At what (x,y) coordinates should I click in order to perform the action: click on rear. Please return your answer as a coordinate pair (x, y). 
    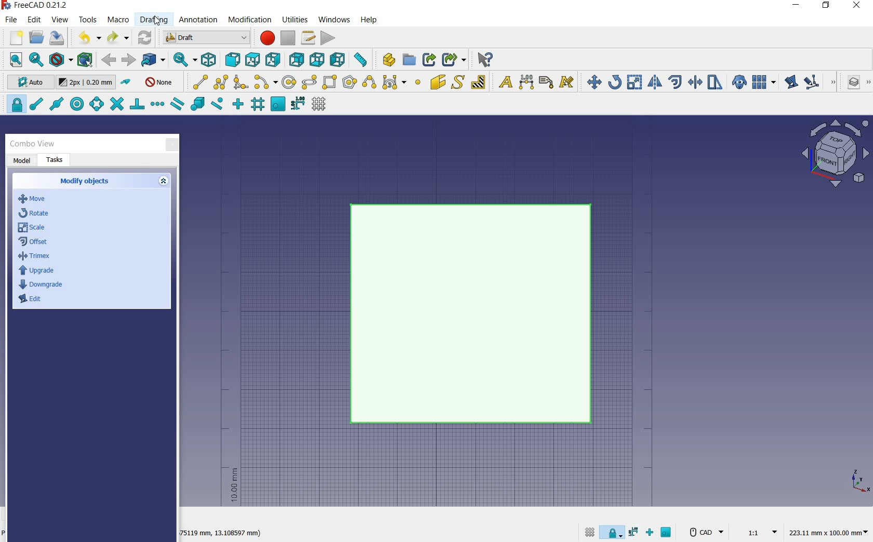
    Looking at the image, I should click on (297, 60).